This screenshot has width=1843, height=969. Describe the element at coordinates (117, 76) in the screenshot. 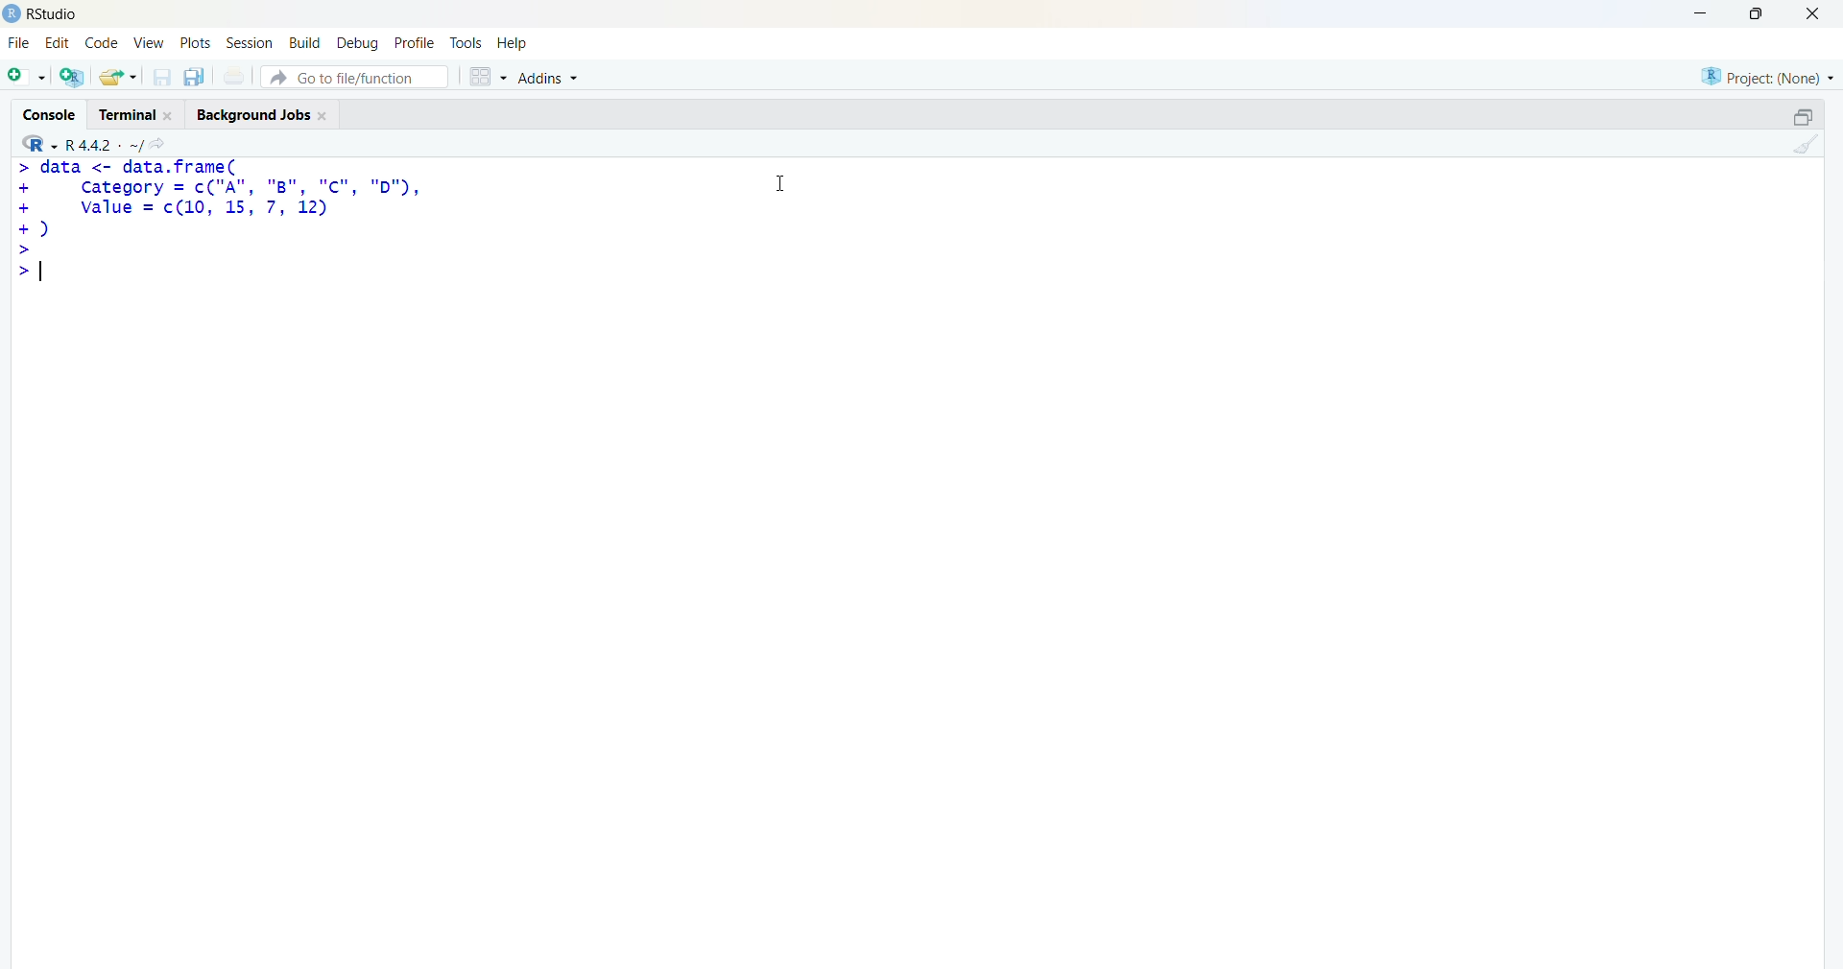

I see `open an existing file` at that location.